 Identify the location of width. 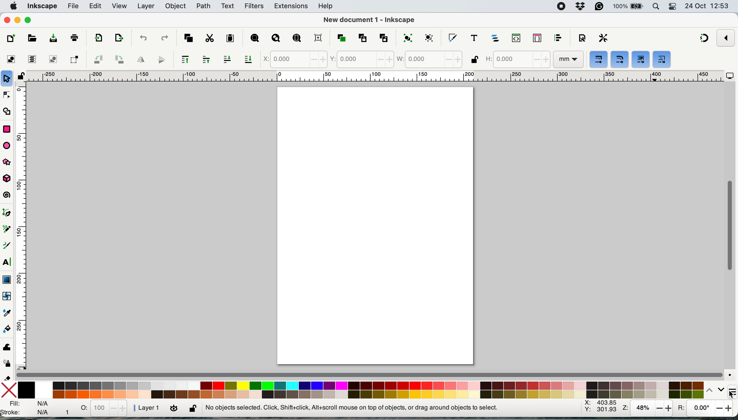
(429, 61).